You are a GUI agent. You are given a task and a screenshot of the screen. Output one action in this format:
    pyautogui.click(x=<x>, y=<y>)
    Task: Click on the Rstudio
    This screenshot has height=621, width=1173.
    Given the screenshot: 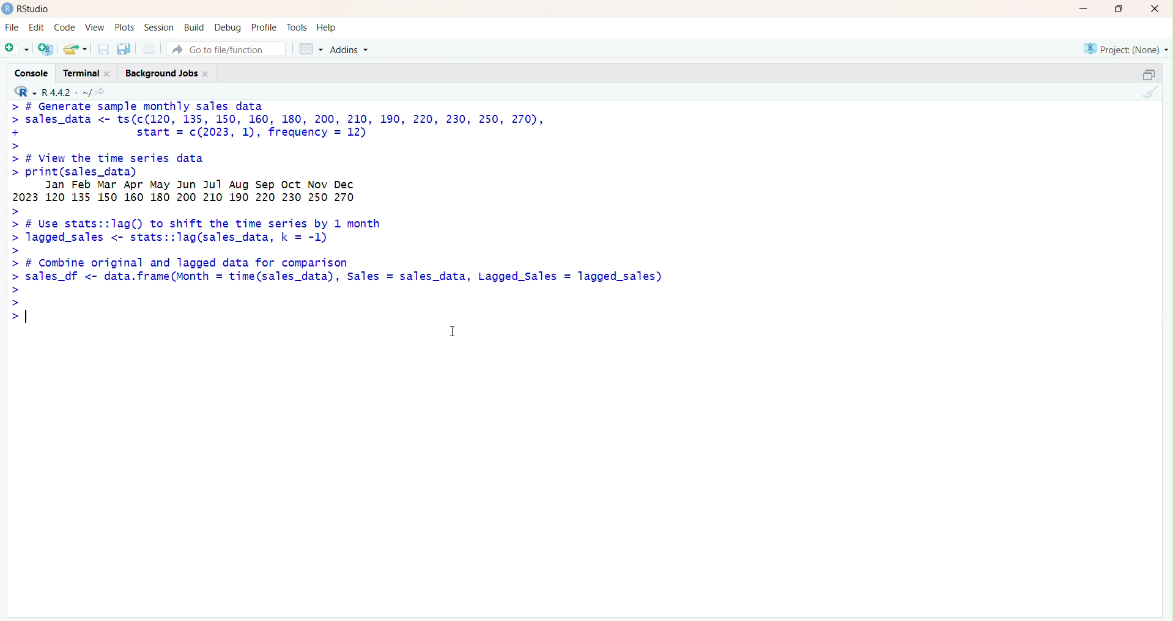 What is the action you would take?
    pyautogui.click(x=27, y=9)
    